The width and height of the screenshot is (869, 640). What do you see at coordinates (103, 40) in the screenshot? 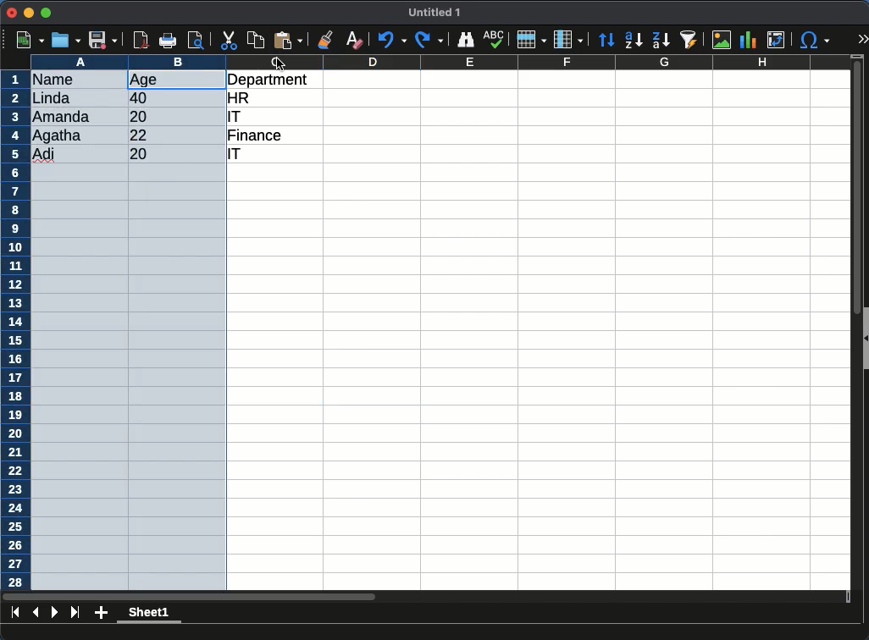
I see `save` at bounding box center [103, 40].